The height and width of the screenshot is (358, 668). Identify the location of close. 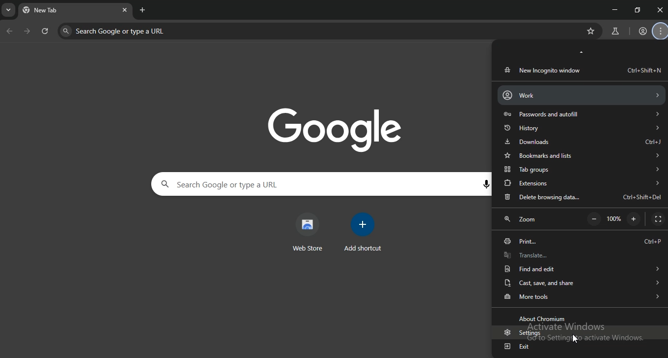
(125, 9).